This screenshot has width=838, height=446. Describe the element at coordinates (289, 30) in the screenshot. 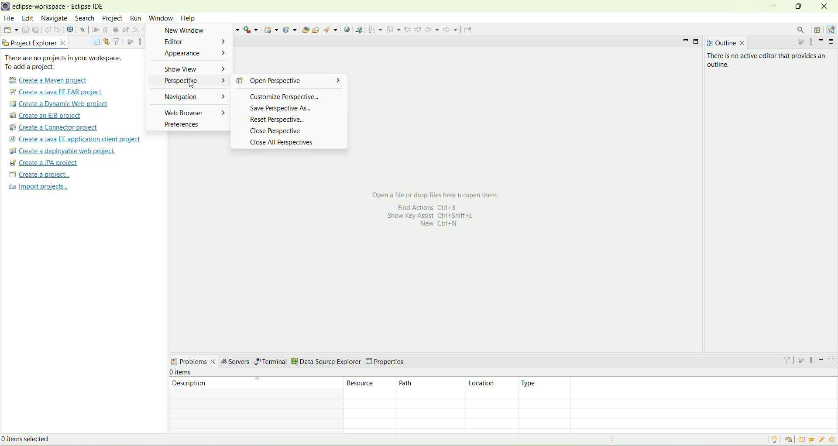

I see `create a new java servlet` at that location.